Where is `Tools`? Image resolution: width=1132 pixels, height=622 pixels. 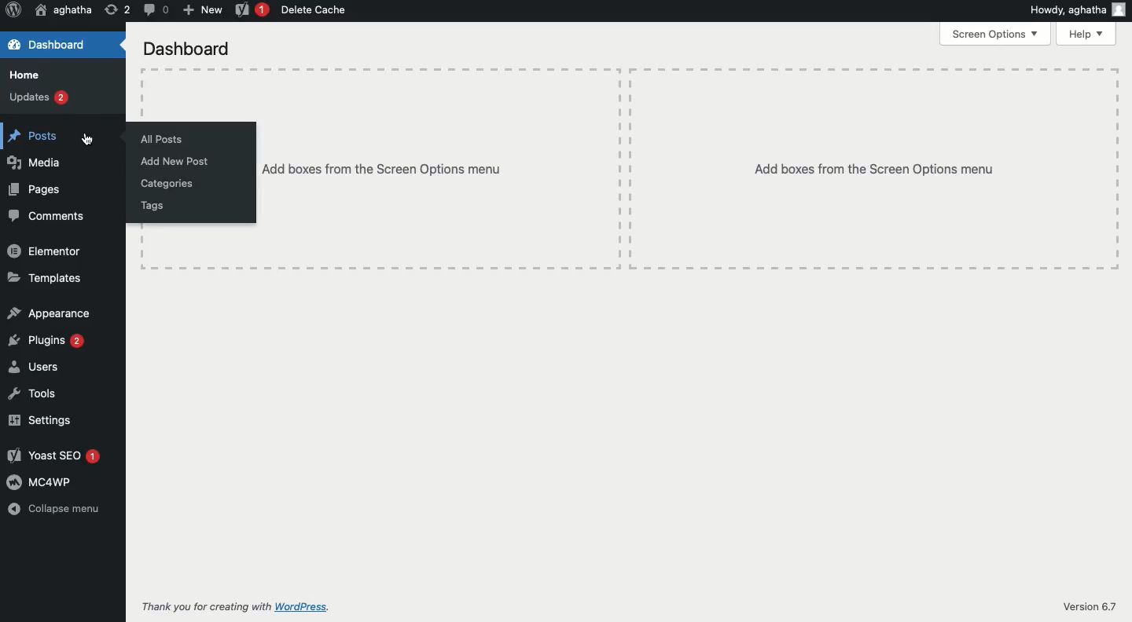
Tools is located at coordinates (31, 393).